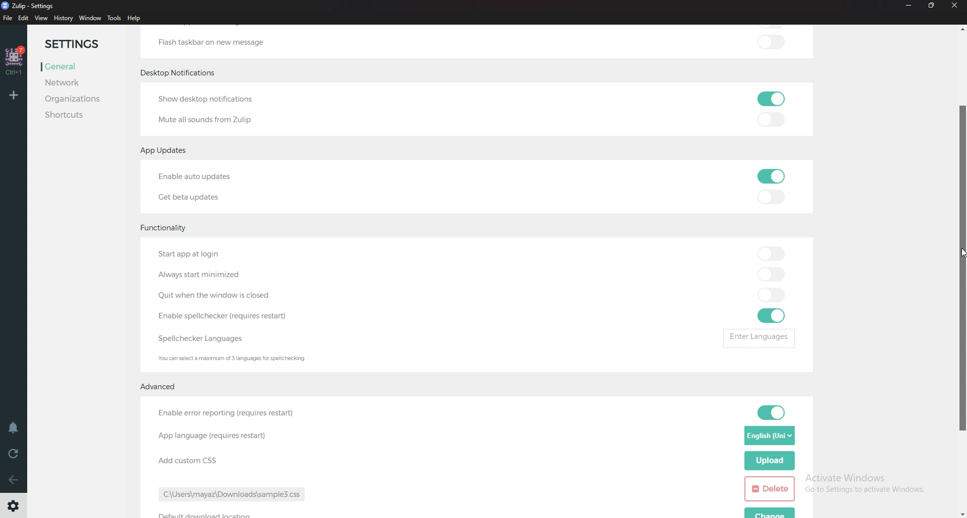 Image resolution: width=967 pixels, height=518 pixels. Describe the element at coordinates (75, 99) in the screenshot. I see `Organizations` at that location.